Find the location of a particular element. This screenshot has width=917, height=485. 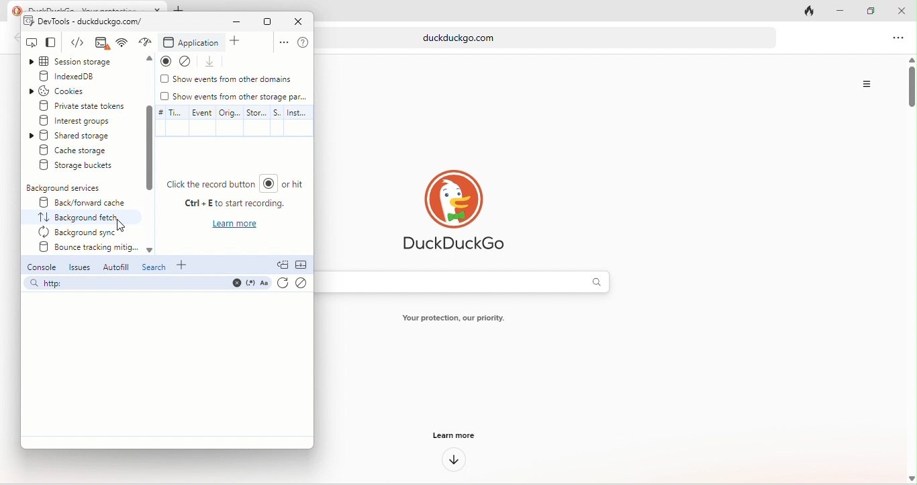

dev tools is located at coordinates (85, 21).